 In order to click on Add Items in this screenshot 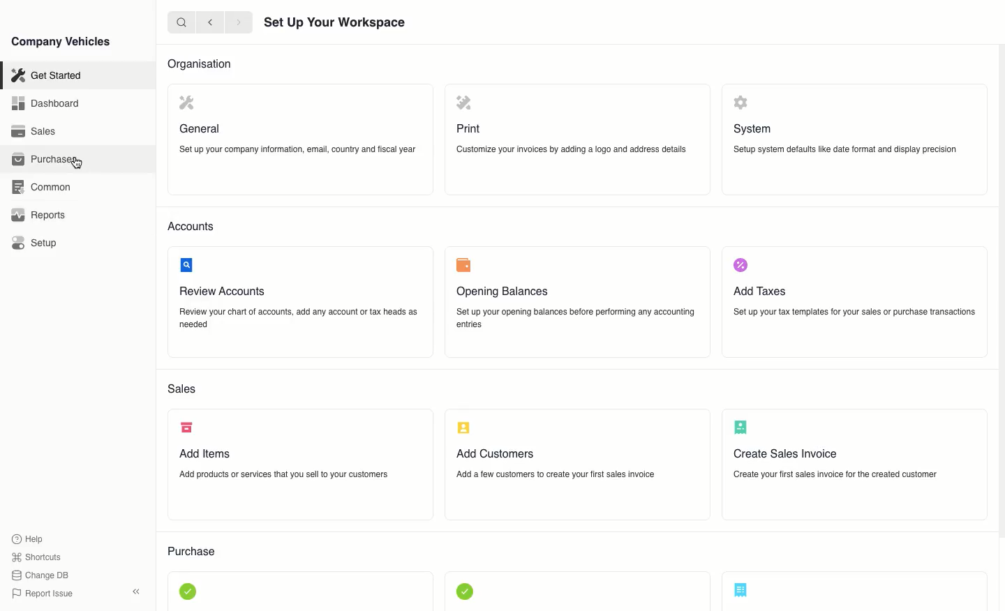, I will do `click(206, 454)`.